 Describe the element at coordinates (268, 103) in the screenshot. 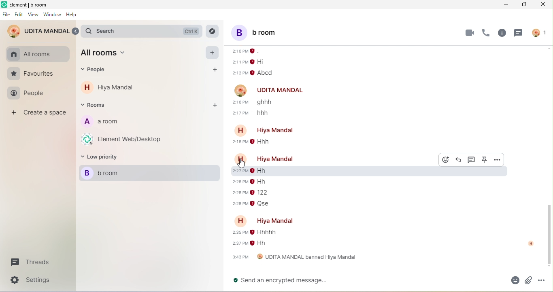

I see `ghhh-older message from udita` at that location.